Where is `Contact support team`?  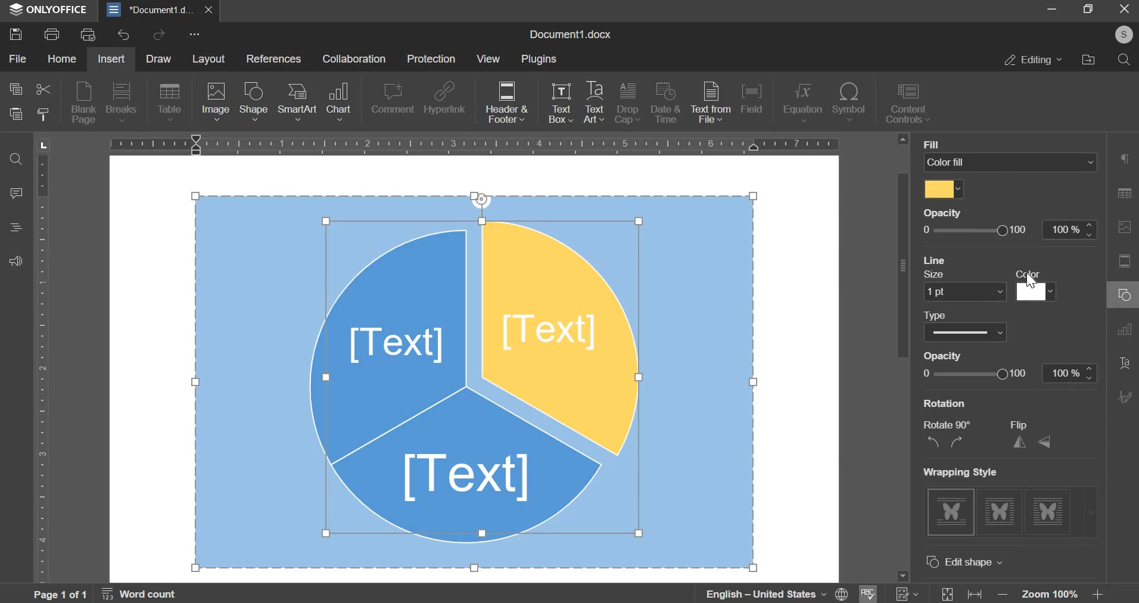
Contact support team is located at coordinates (16, 262).